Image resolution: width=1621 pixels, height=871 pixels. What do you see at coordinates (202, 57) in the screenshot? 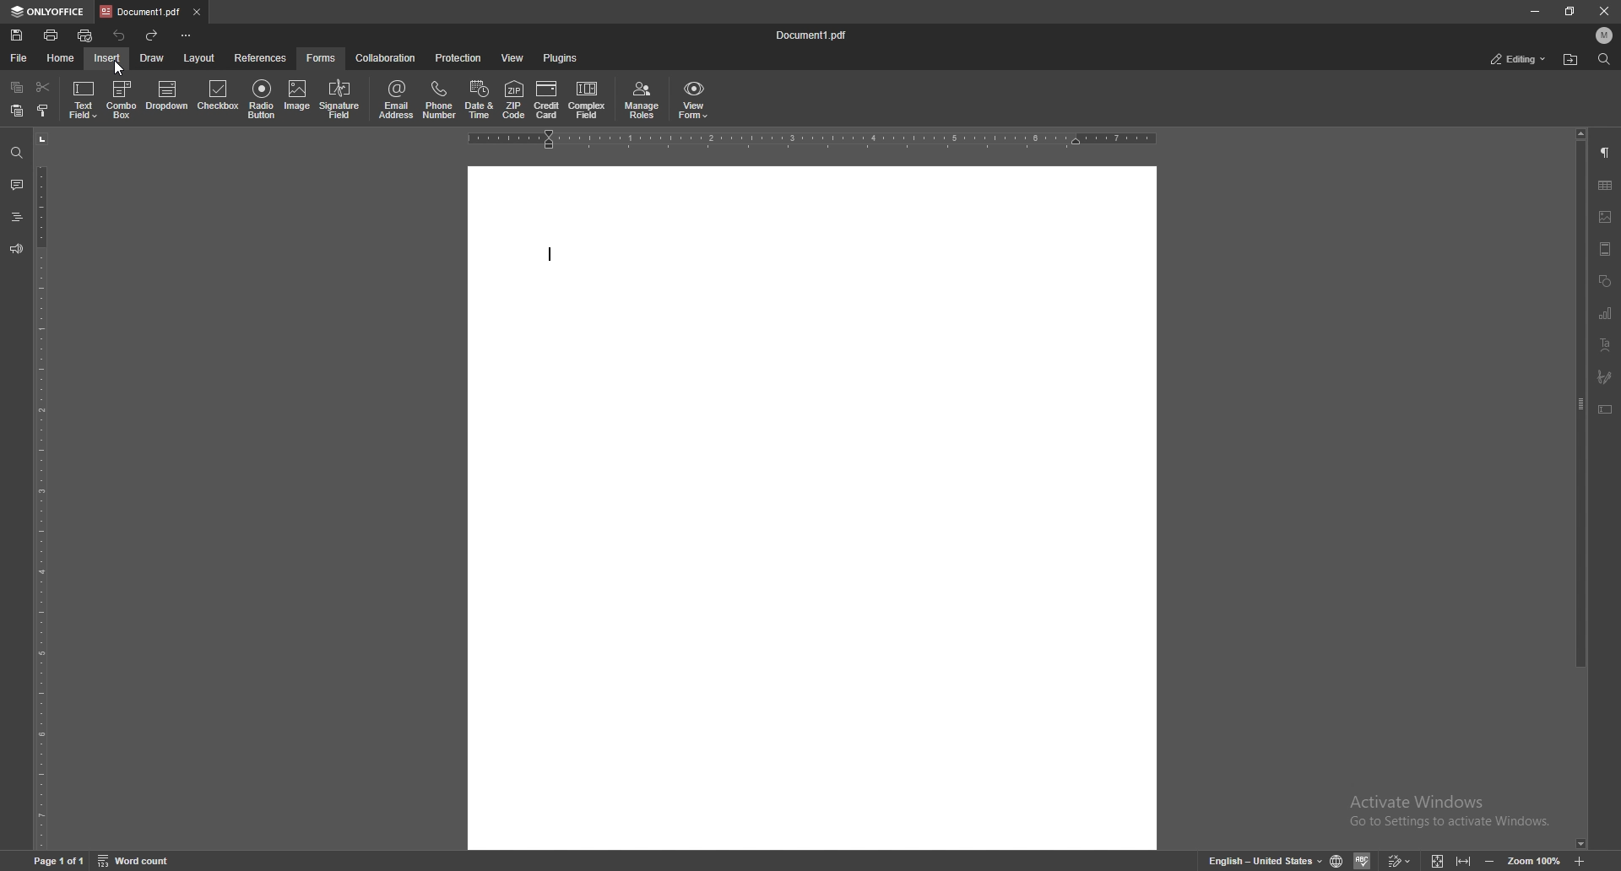
I see `layout` at bounding box center [202, 57].